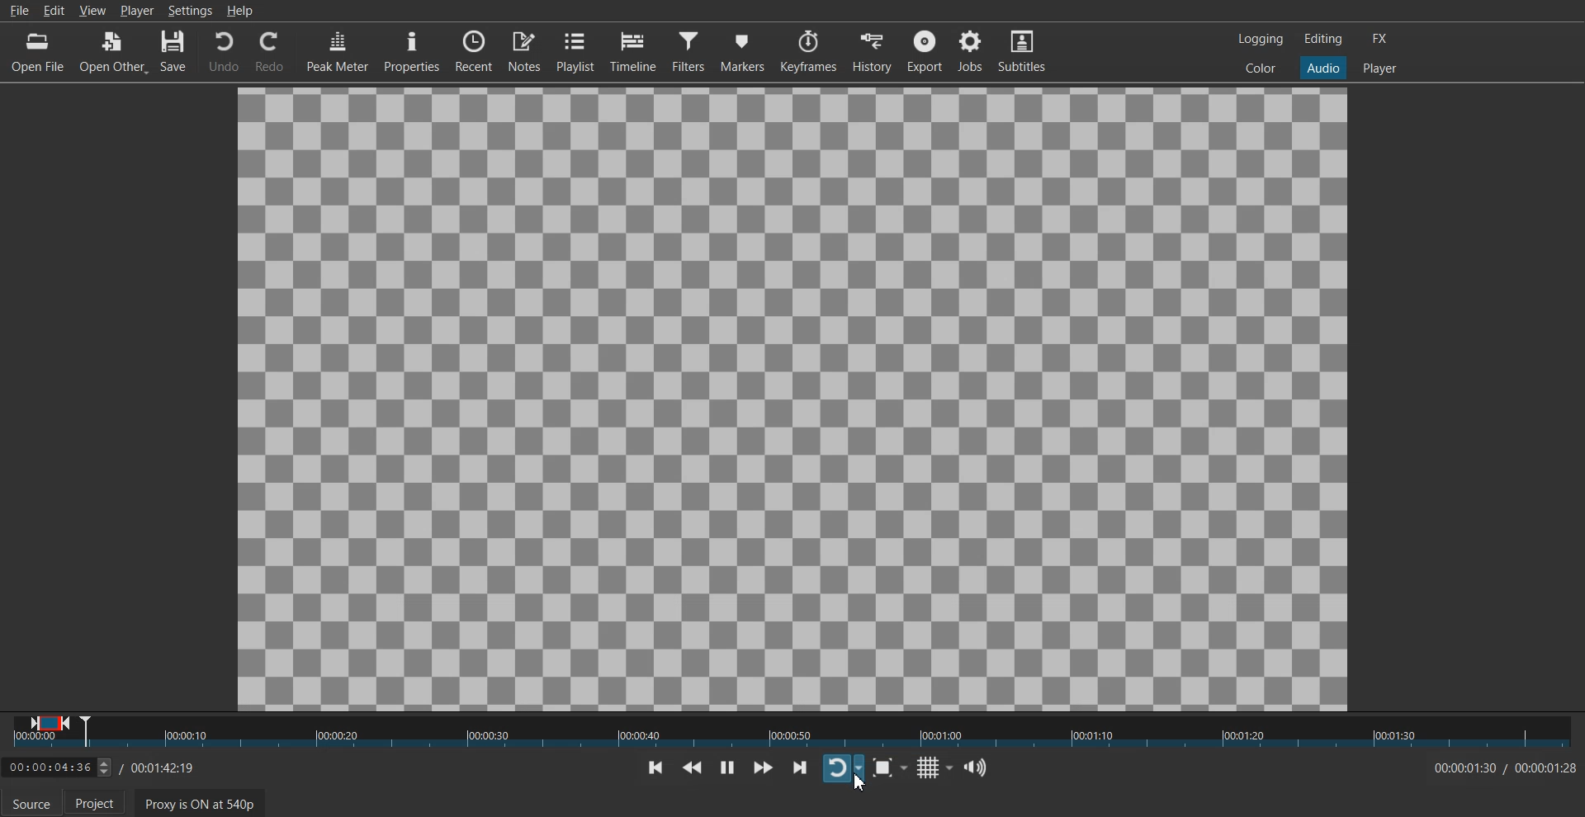  What do you see at coordinates (474, 50) in the screenshot?
I see `Recent` at bounding box center [474, 50].